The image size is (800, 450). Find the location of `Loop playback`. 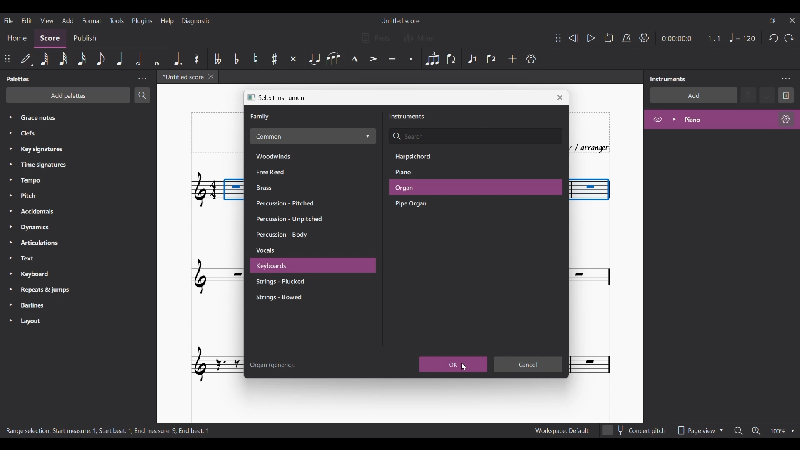

Loop playback is located at coordinates (609, 38).